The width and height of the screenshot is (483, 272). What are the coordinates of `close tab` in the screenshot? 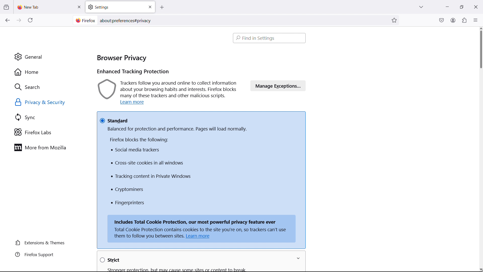 It's located at (79, 7).